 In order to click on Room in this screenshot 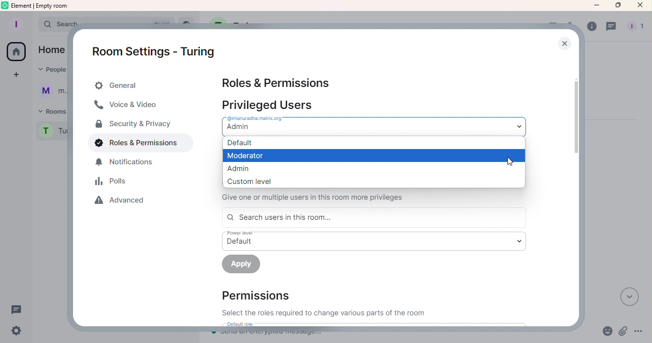, I will do `click(50, 133)`.